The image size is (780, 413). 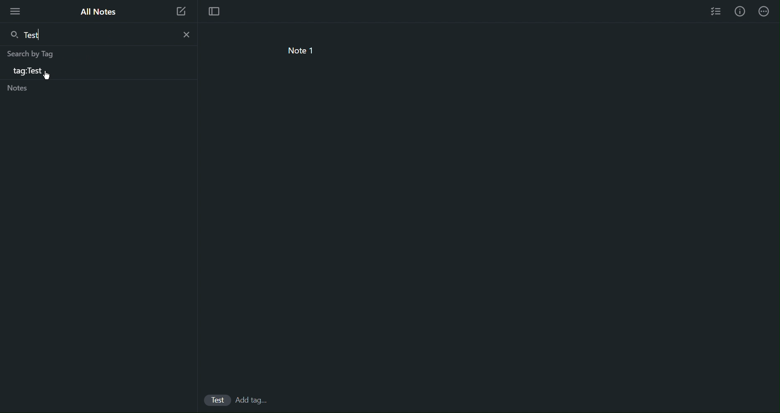 What do you see at coordinates (714, 10) in the screenshot?
I see `Checklist` at bounding box center [714, 10].